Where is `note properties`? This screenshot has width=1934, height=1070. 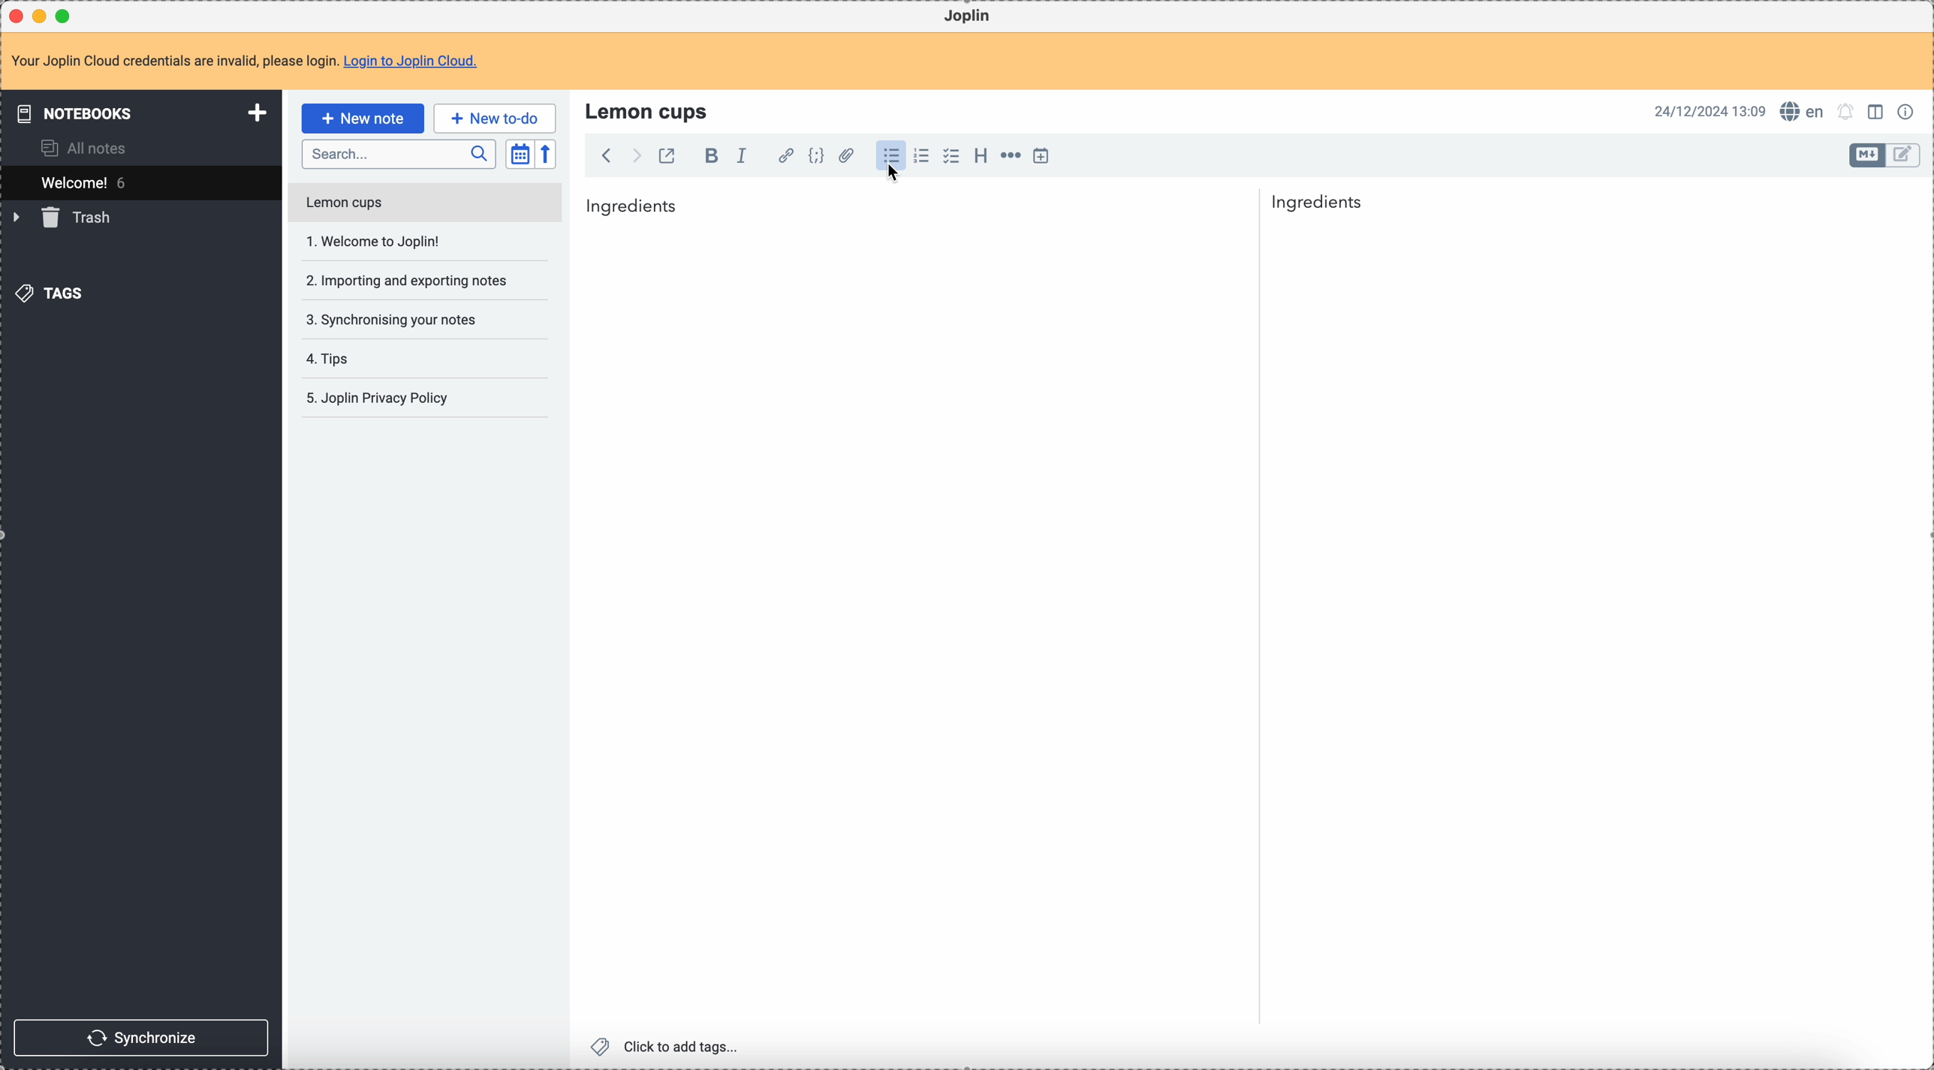
note properties is located at coordinates (1908, 110).